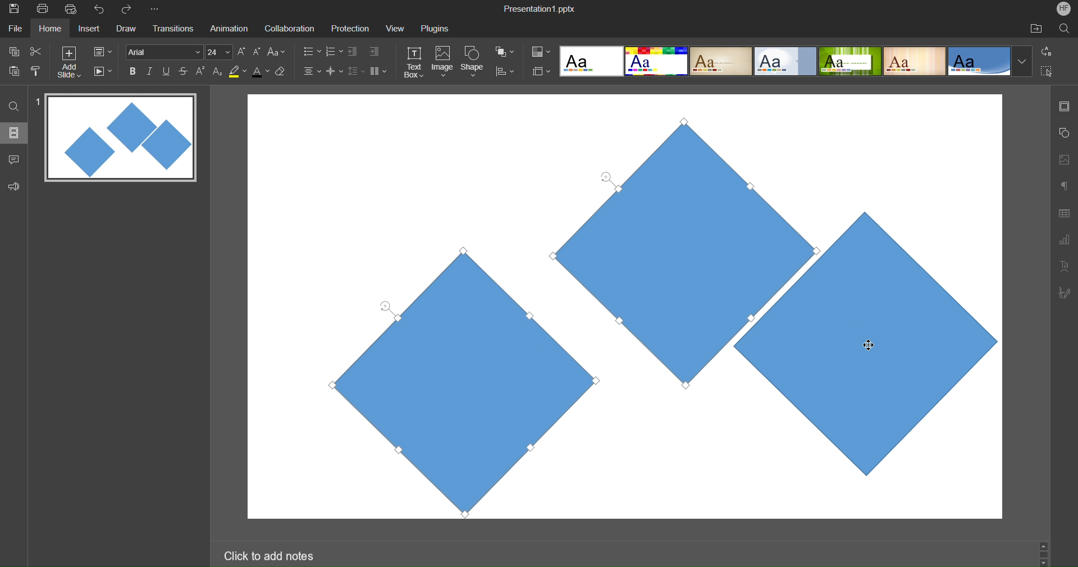 The height and width of the screenshot is (567, 1078). What do you see at coordinates (505, 52) in the screenshot?
I see `Arrange` at bounding box center [505, 52].